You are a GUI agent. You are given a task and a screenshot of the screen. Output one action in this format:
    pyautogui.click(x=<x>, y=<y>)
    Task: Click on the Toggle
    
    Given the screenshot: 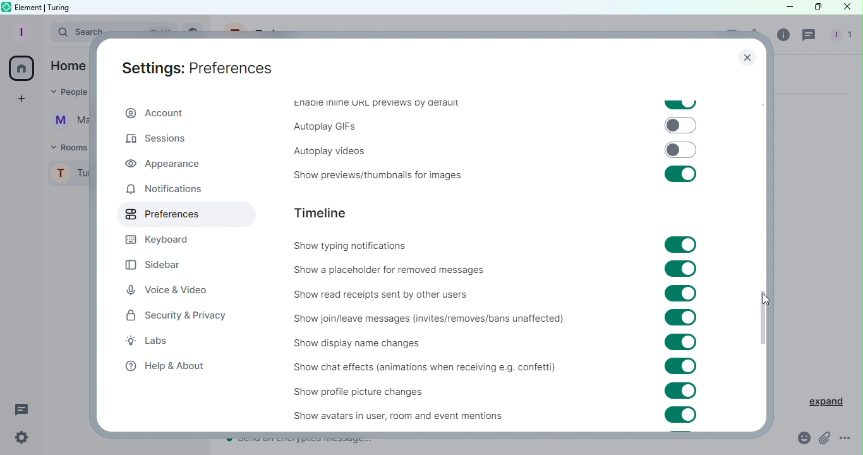 What is the action you would take?
    pyautogui.click(x=678, y=344)
    